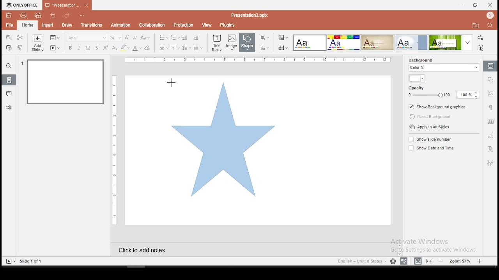 The width and height of the screenshot is (499, 280). Describe the element at coordinates (264, 38) in the screenshot. I see `arrange shapes` at that location.